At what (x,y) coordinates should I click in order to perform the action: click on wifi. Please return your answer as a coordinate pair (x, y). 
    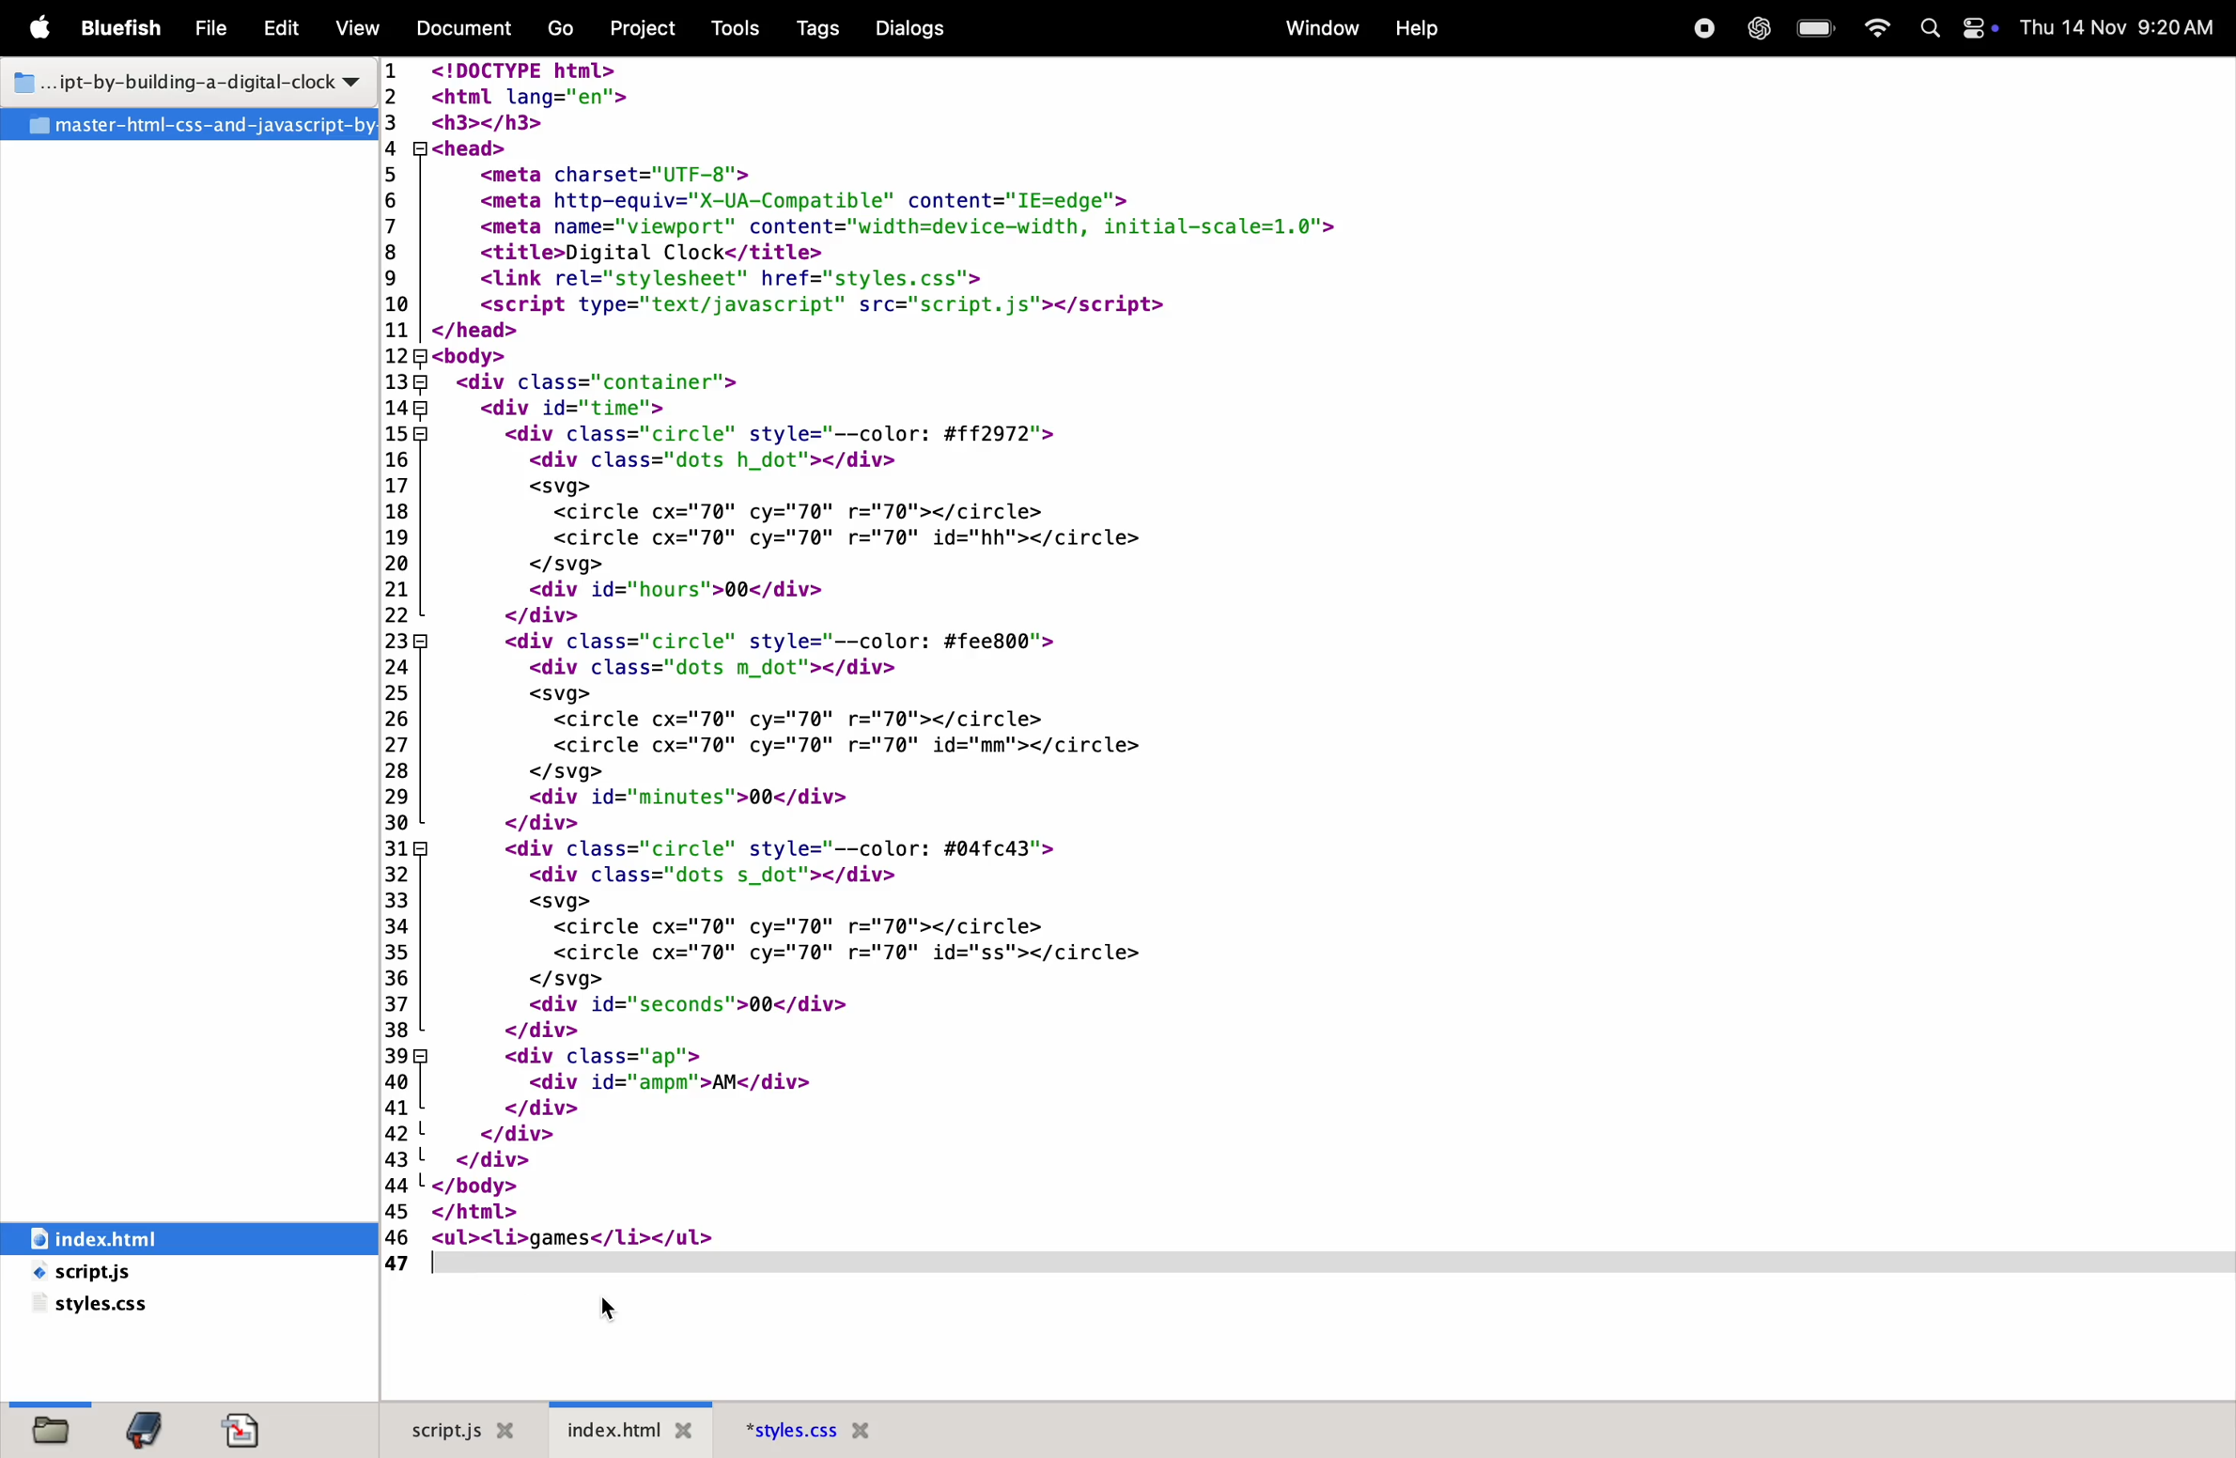
    Looking at the image, I should click on (1876, 29).